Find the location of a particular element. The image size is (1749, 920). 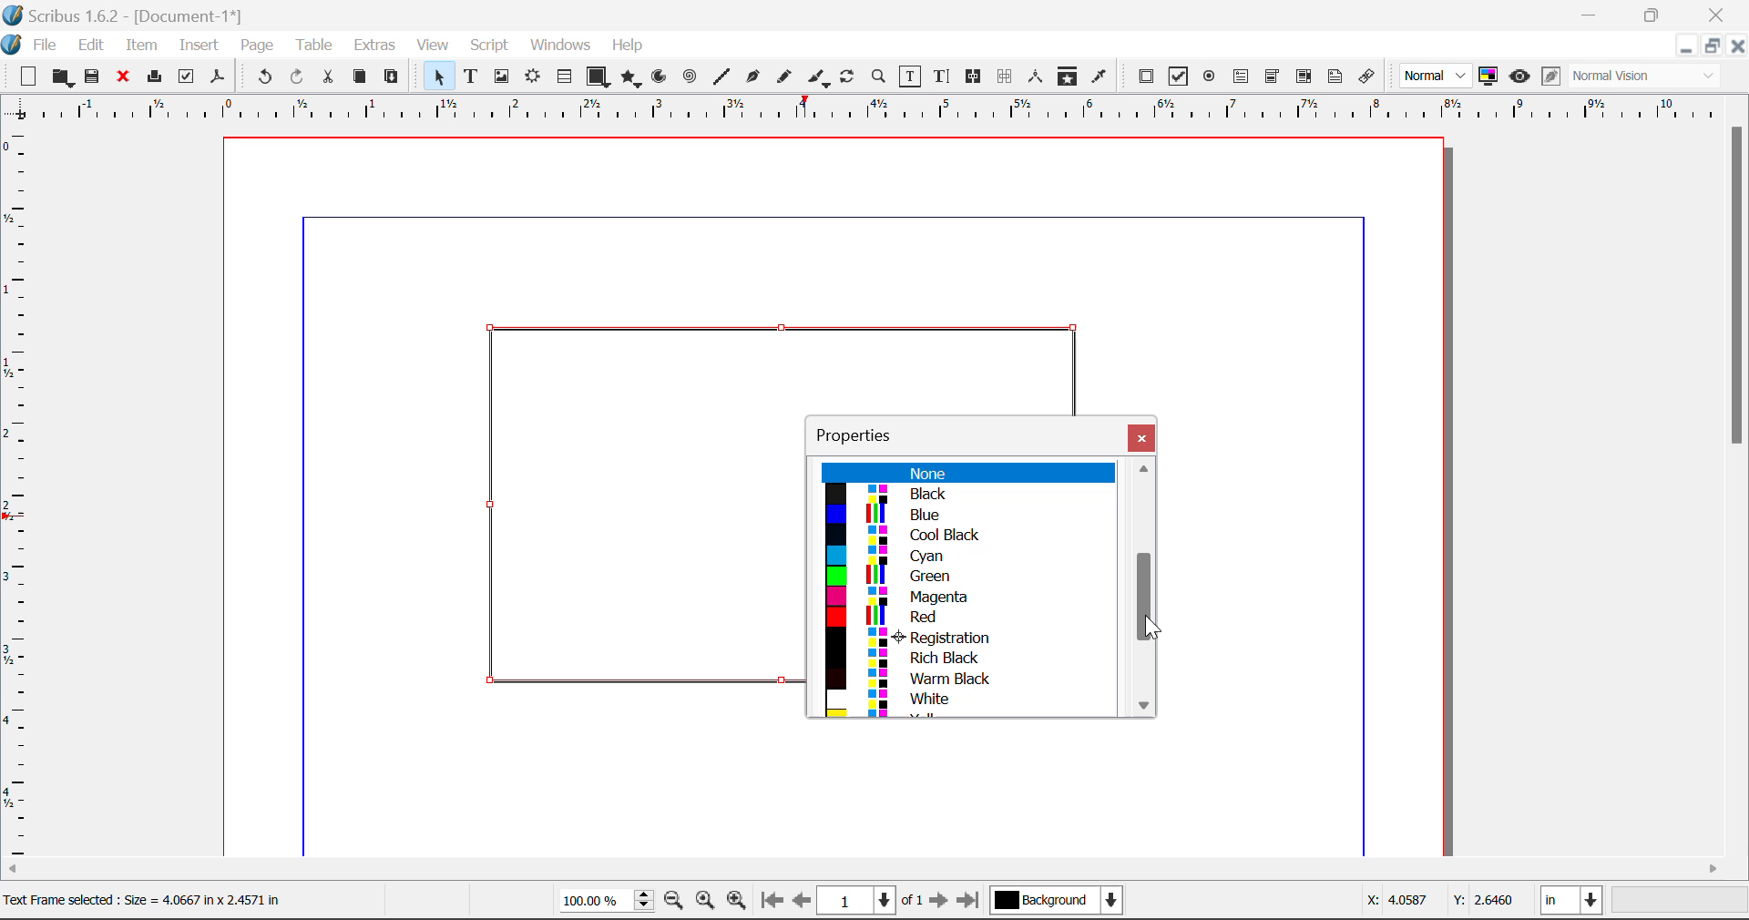

Restore Down is located at coordinates (1685, 46).